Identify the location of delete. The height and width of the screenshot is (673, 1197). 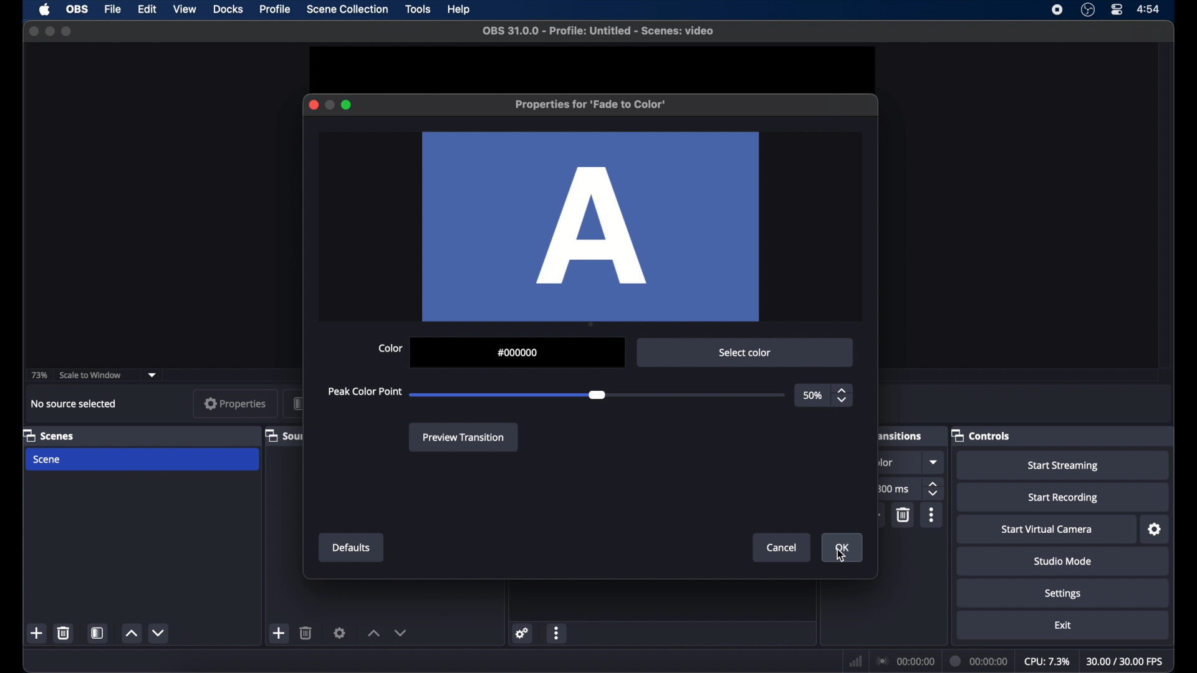
(63, 633).